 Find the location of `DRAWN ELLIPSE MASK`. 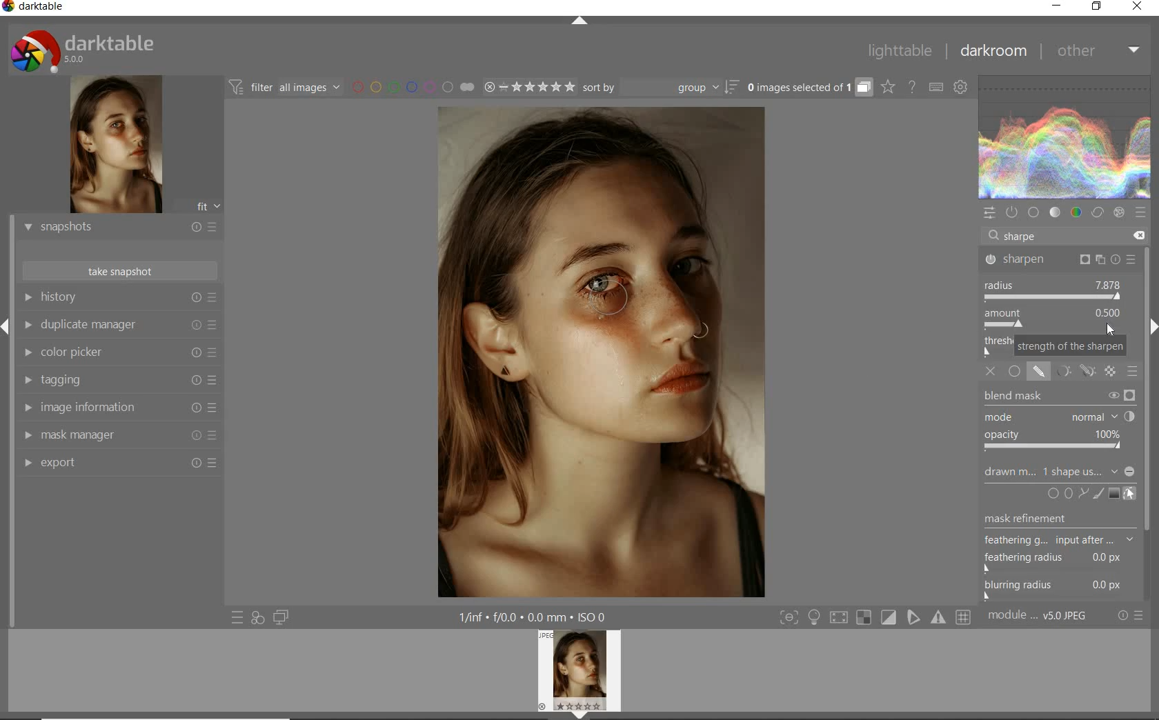

DRAWN ELLIPSE MASK is located at coordinates (614, 298).